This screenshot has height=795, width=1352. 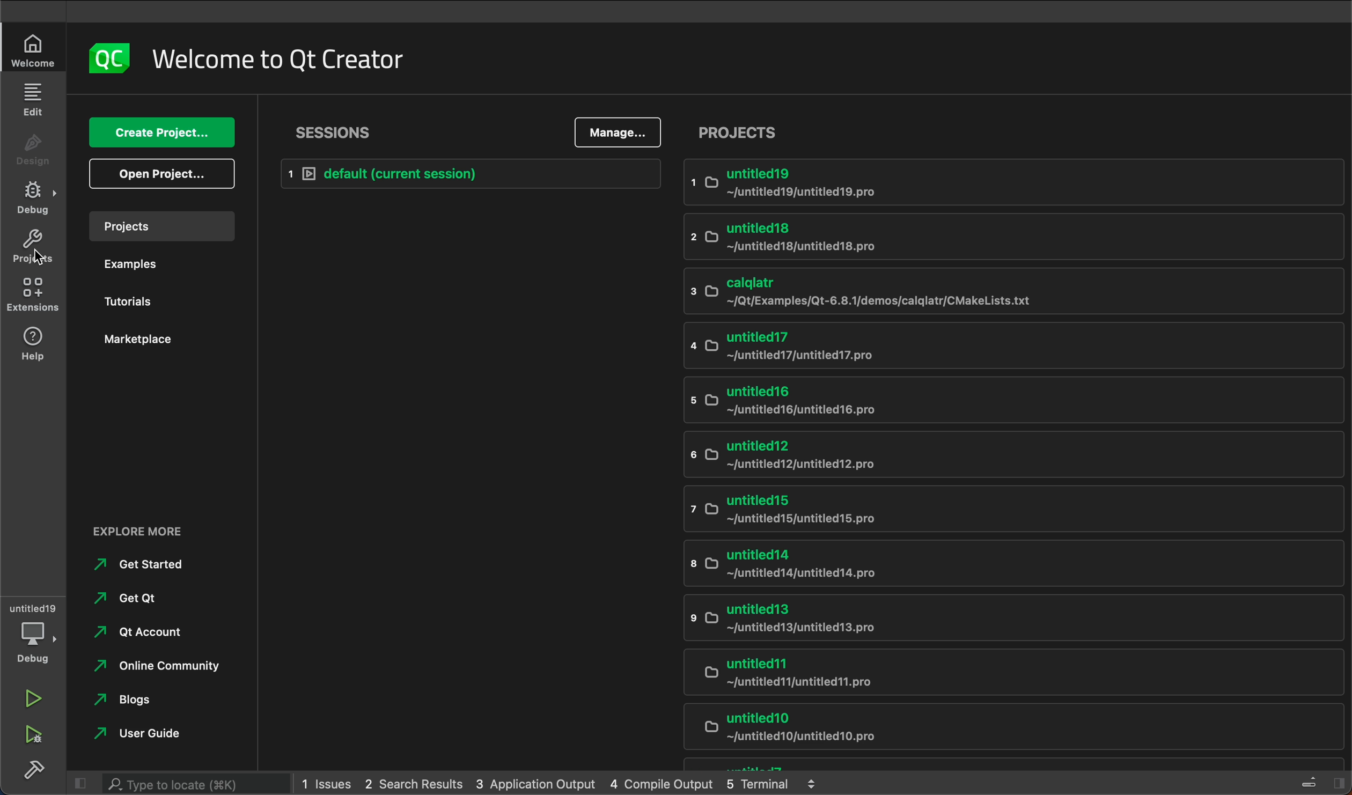 I want to click on online communication , so click(x=163, y=662).